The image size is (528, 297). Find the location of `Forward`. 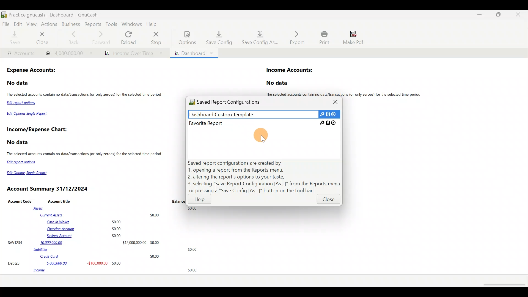

Forward is located at coordinates (103, 38).